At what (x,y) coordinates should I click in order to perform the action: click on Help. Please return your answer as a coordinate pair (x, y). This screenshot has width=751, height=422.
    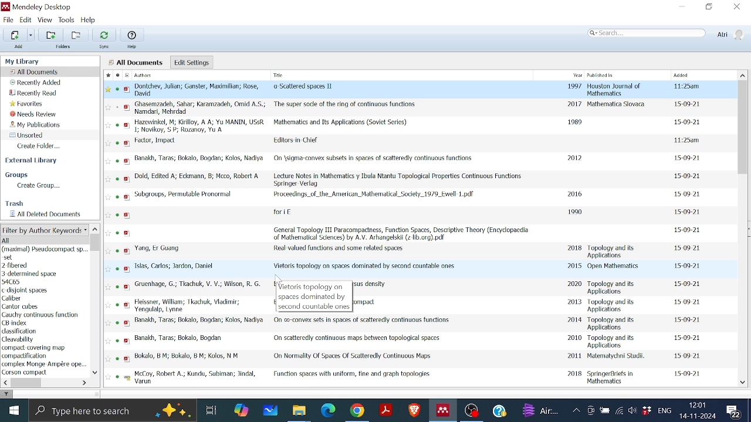
    Looking at the image, I should click on (90, 20).